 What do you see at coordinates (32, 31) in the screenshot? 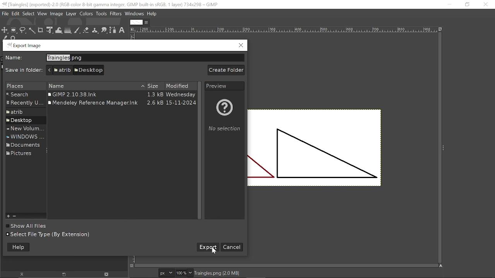
I see `fuzzy select tool` at bounding box center [32, 31].